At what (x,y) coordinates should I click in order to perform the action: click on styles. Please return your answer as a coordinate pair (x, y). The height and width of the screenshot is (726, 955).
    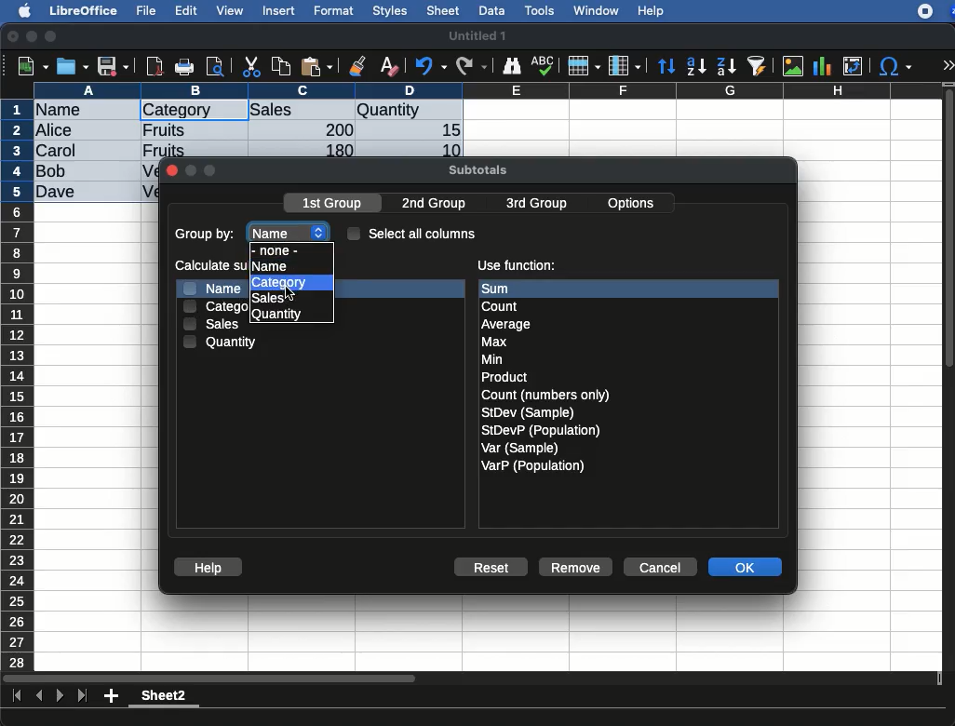
    Looking at the image, I should click on (388, 13).